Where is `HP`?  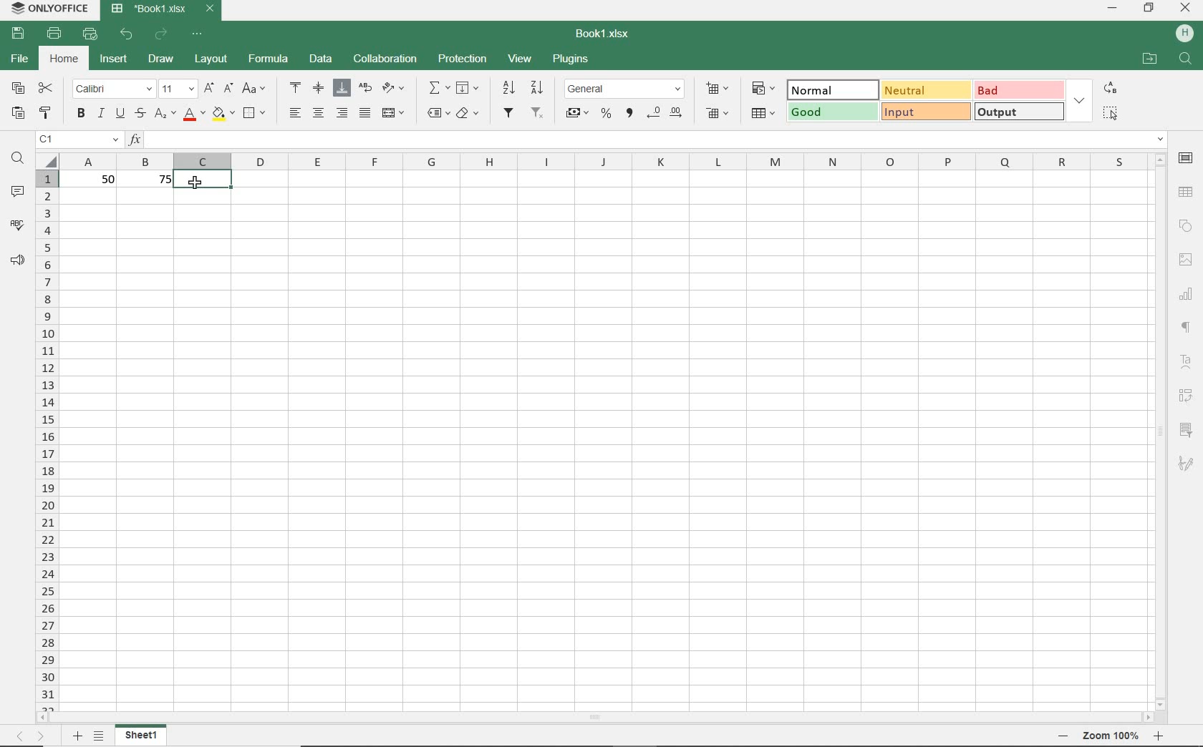 HP is located at coordinates (1182, 32).